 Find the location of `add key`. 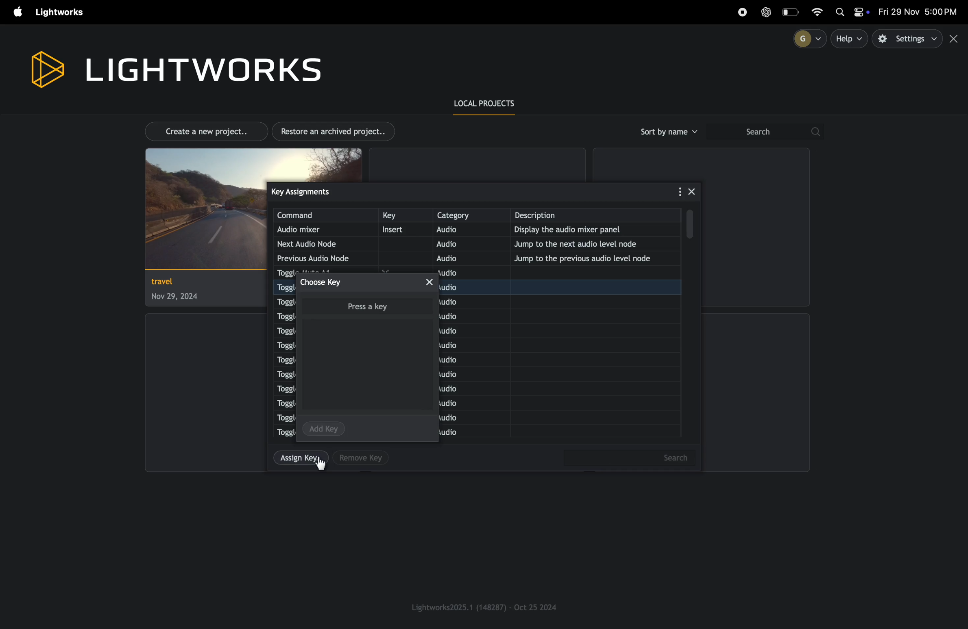

add key is located at coordinates (325, 427).